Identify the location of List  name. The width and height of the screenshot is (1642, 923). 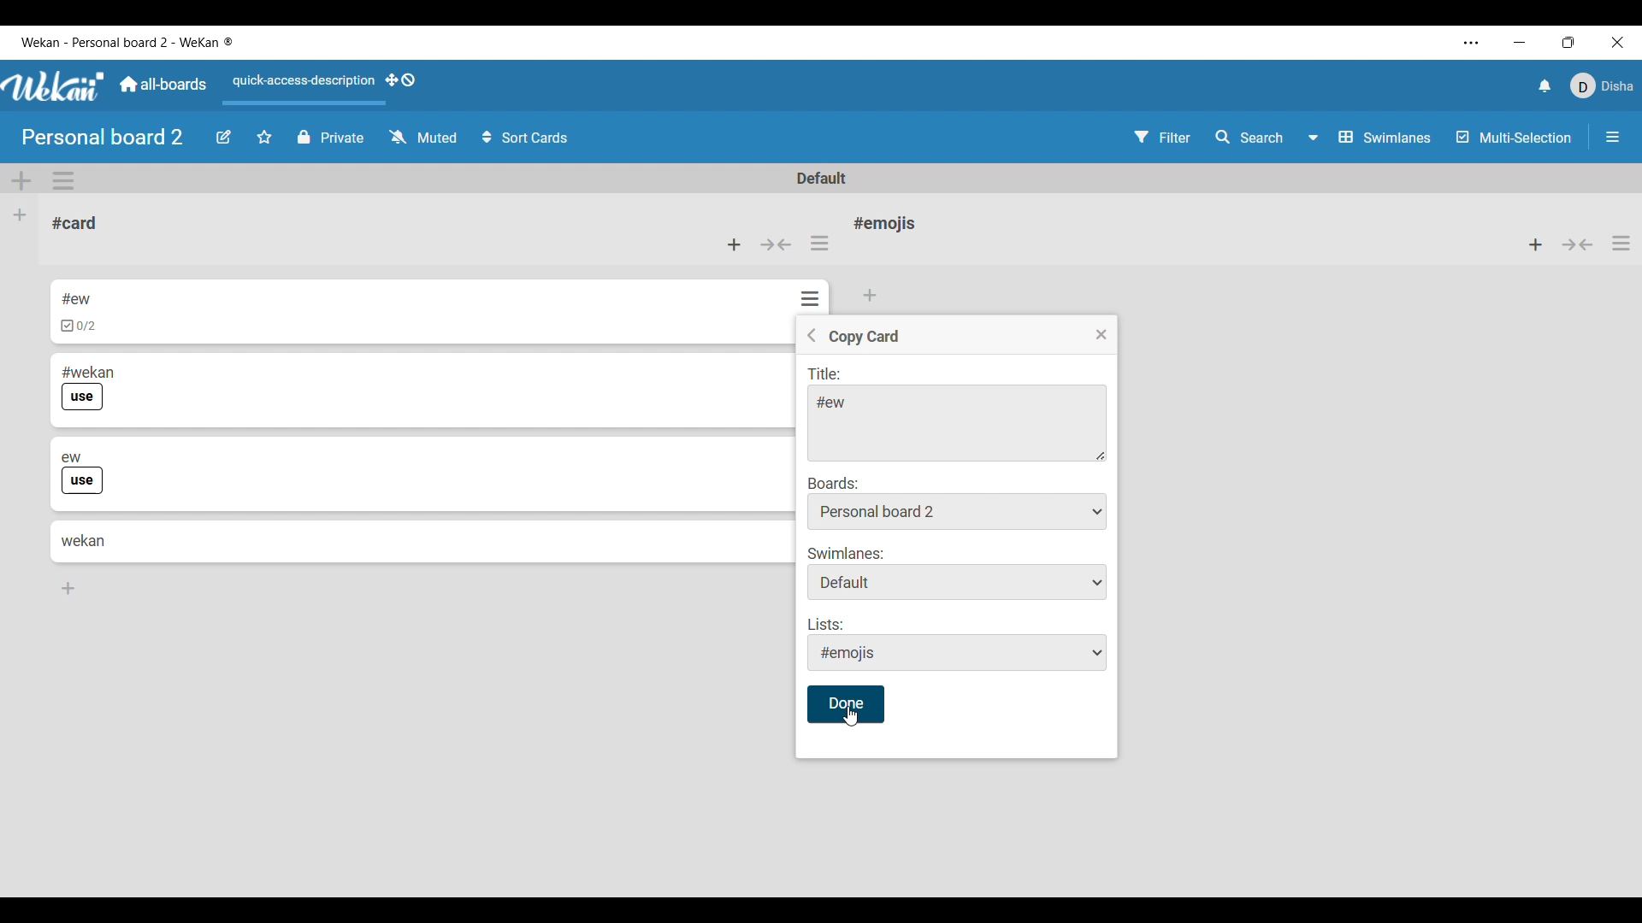
(884, 223).